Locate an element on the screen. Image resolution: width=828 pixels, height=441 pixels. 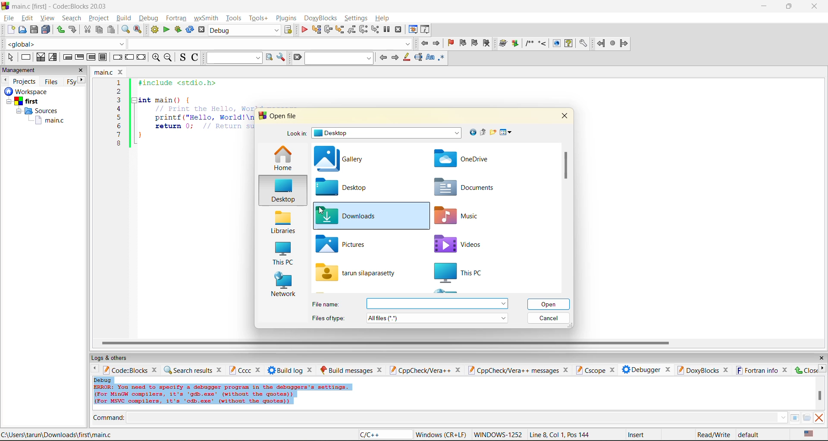
previous is located at coordinates (93, 369).